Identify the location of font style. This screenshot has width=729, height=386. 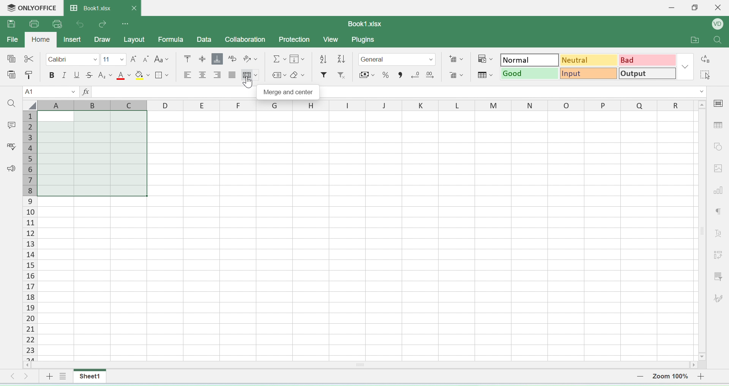
(164, 59).